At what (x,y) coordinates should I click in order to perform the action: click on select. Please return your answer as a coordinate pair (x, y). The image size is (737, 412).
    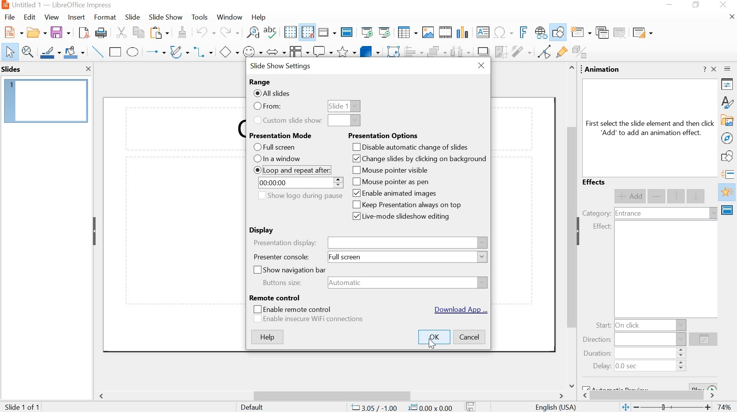
    Looking at the image, I should click on (10, 53).